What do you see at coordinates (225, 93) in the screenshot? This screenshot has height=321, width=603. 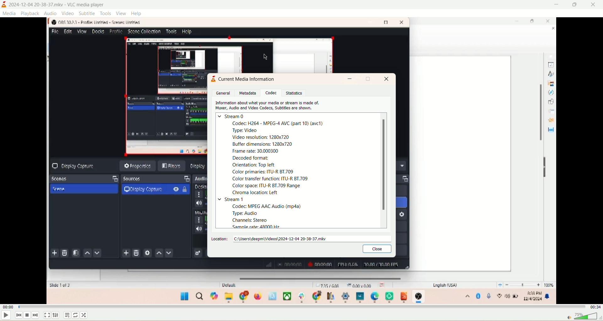 I see `general` at bounding box center [225, 93].